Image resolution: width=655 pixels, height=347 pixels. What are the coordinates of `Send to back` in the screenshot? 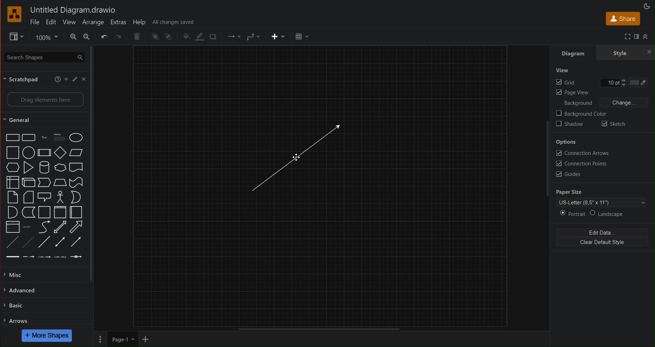 It's located at (170, 36).